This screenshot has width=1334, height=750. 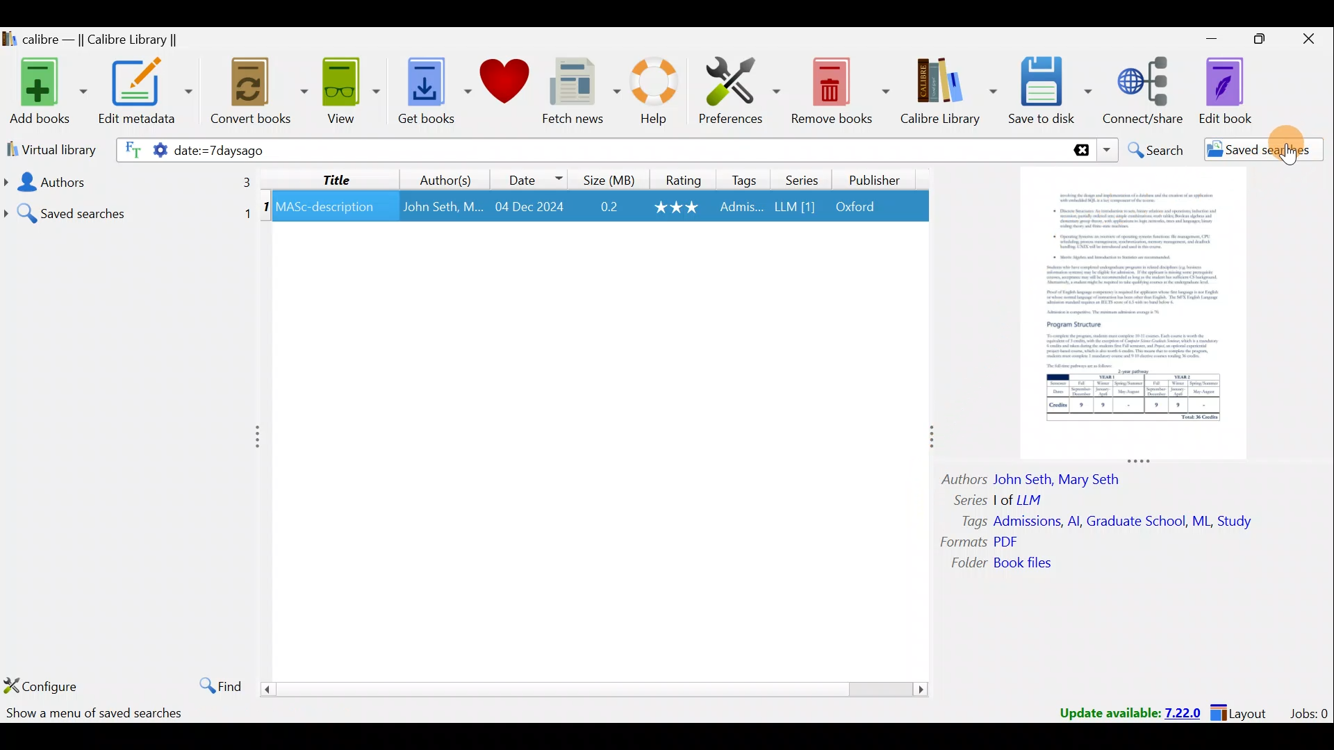 What do you see at coordinates (1106, 150) in the screenshot?
I see `Search dropdown` at bounding box center [1106, 150].